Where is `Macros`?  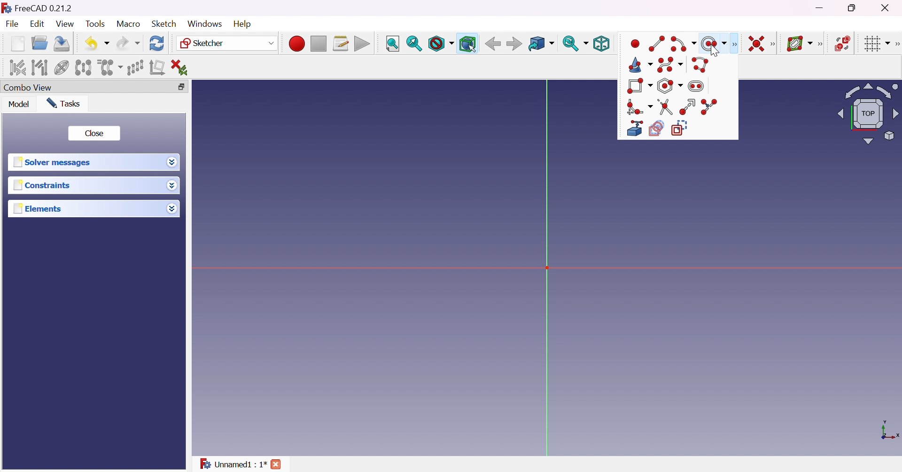 Macros is located at coordinates (341, 44).